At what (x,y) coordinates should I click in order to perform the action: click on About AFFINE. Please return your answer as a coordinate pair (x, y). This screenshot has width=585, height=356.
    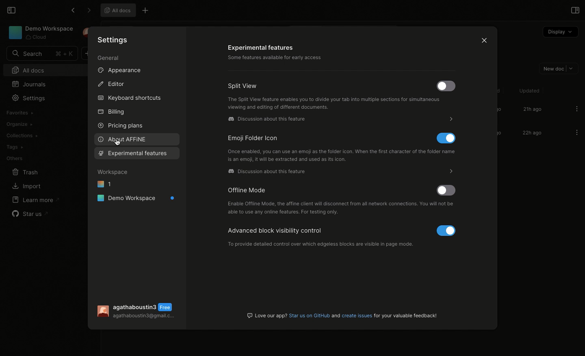
    Looking at the image, I should click on (123, 139).